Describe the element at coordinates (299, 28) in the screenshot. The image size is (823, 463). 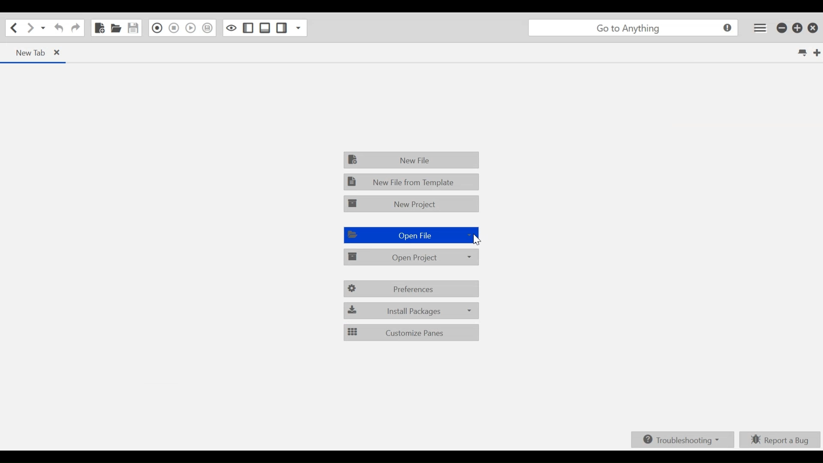
I see `Show specific Side Pane` at that location.